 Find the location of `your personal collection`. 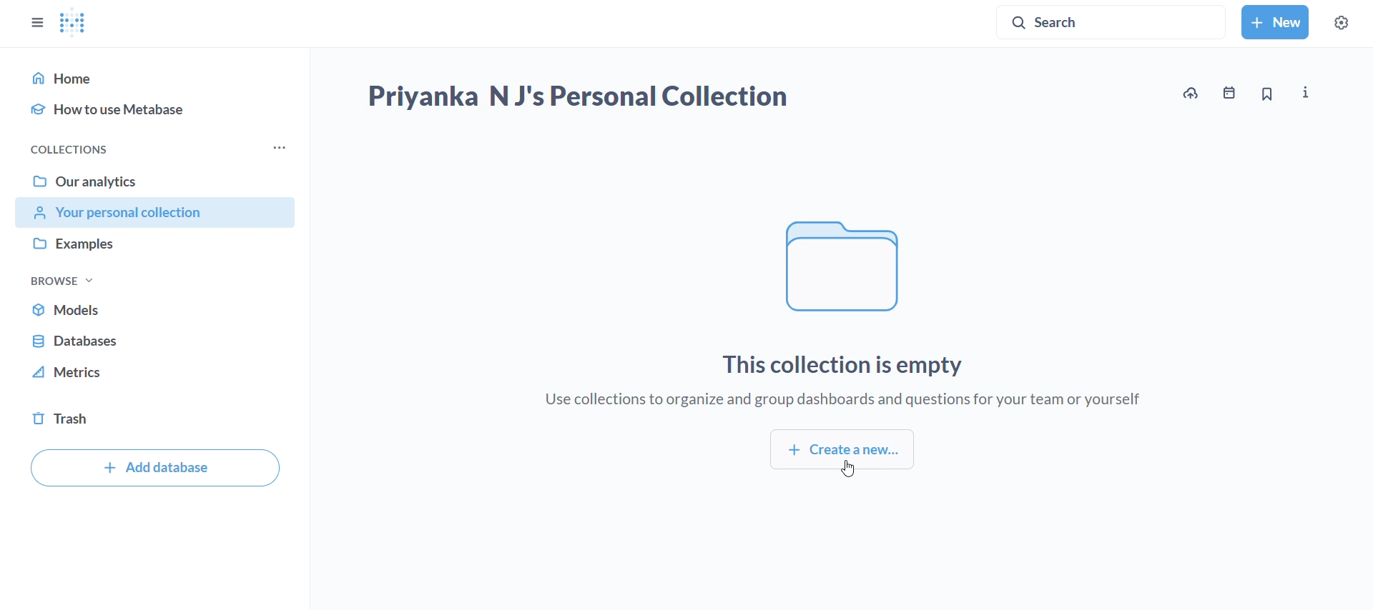

your personal collection is located at coordinates (155, 214).